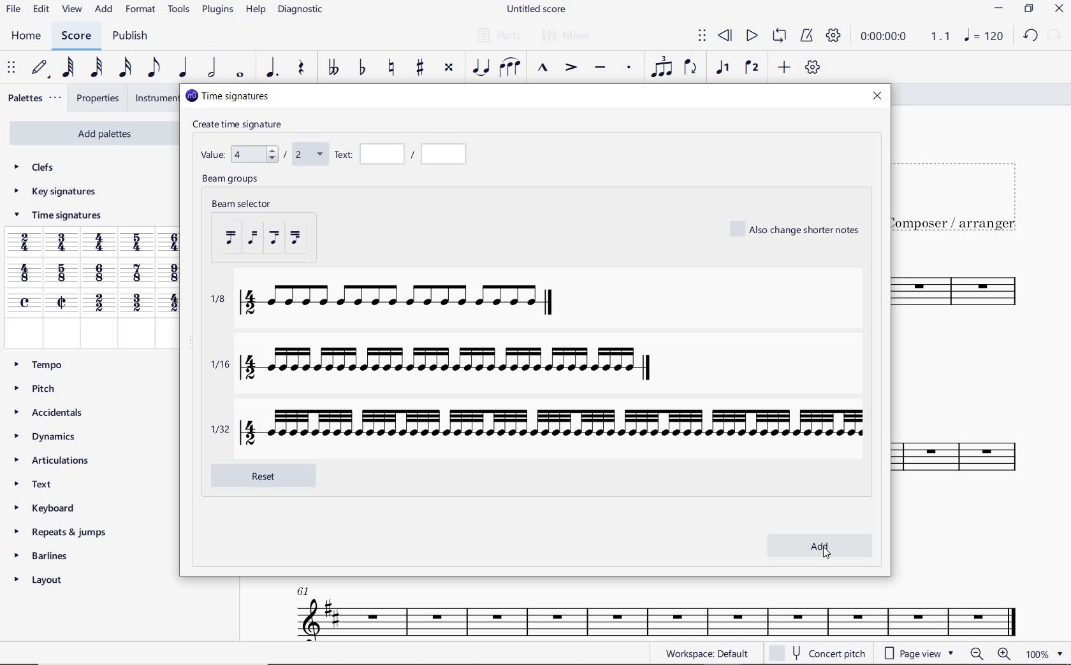 The height and width of the screenshot is (665, 1071). I want to click on SCORE, so click(76, 36).